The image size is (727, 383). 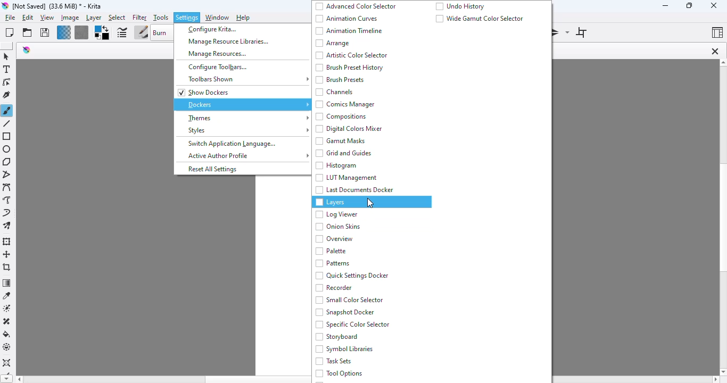 I want to click on ellipse tool, so click(x=7, y=149).